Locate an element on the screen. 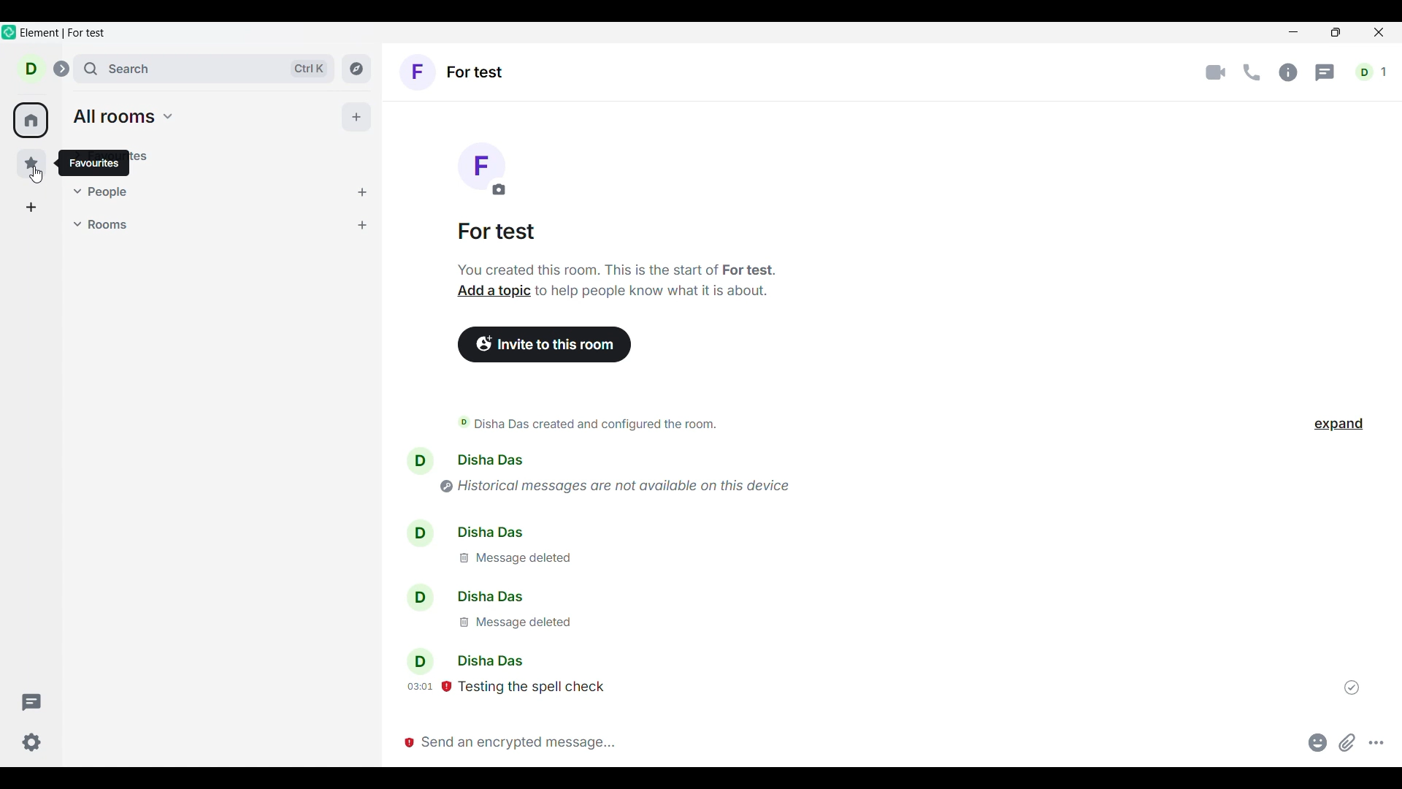 Image resolution: width=1402 pixels, height=789 pixels. Threads is located at coordinates (1325, 73).